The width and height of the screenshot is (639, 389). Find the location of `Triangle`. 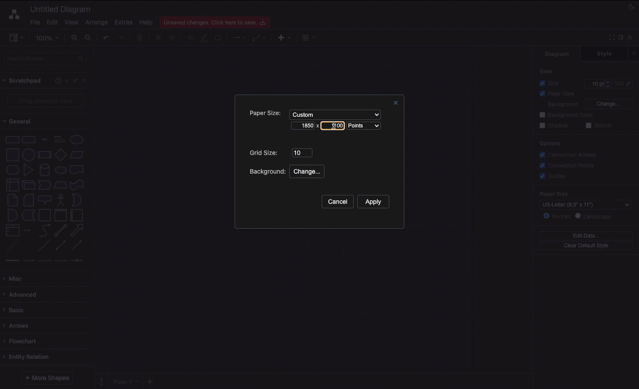

Triangle is located at coordinates (28, 170).